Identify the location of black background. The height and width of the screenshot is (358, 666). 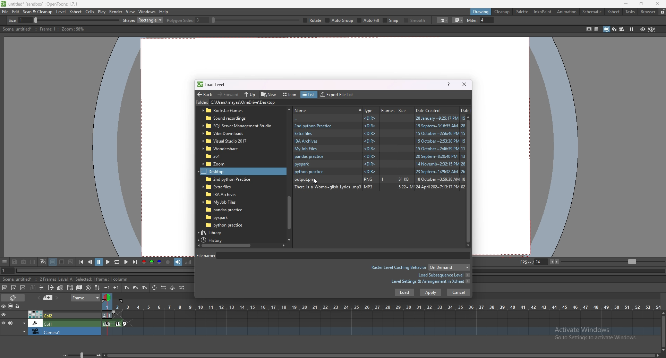
(53, 262).